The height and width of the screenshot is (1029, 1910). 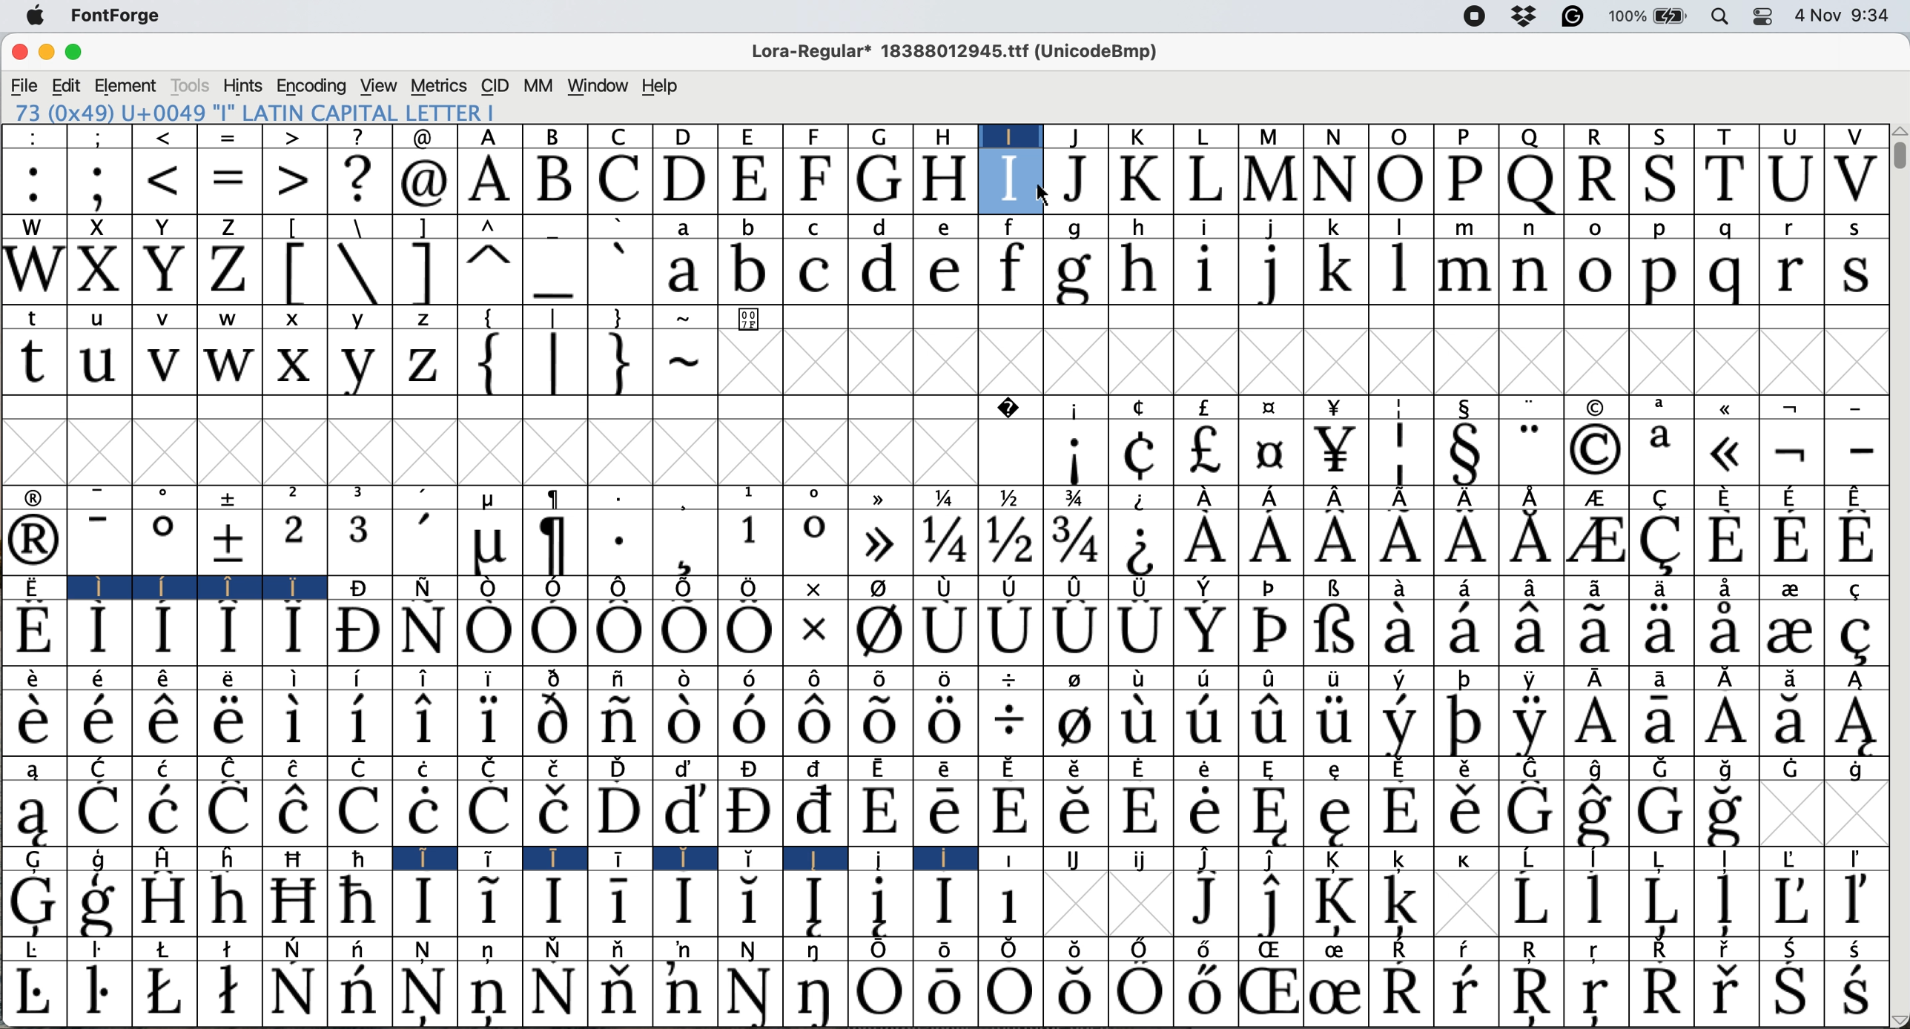 What do you see at coordinates (1138, 588) in the screenshot?
I see `symbol` at bounding box center [1138, 588].